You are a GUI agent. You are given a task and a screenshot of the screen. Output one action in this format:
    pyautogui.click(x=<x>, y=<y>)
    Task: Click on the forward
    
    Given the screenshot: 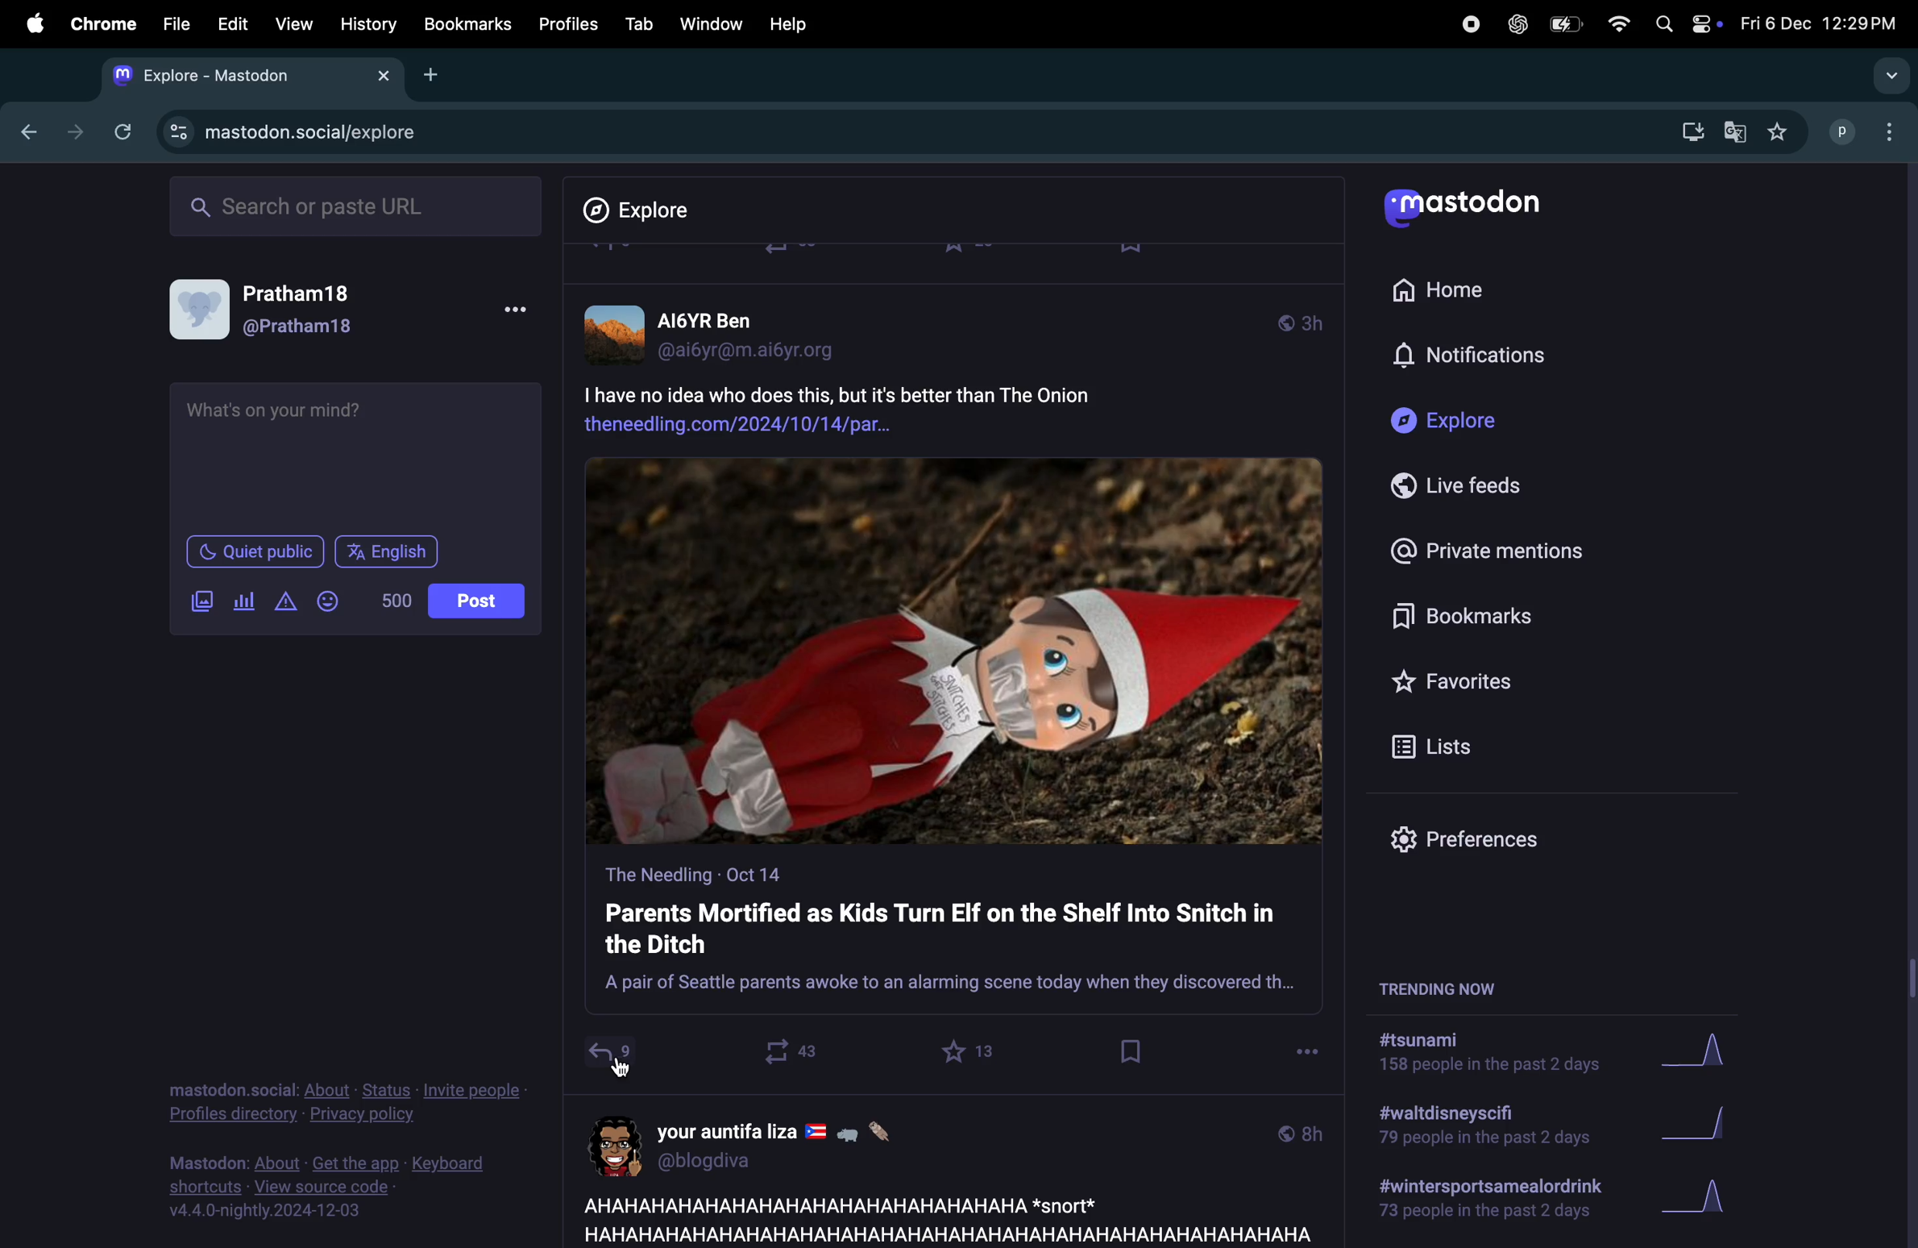 What is the action you would take?
    pyautogui.click(x=70, y=131)
    